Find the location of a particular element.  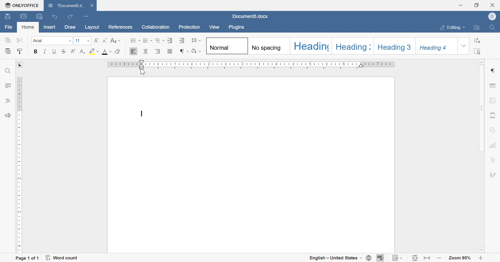

L is located at coordinates (20, 65).